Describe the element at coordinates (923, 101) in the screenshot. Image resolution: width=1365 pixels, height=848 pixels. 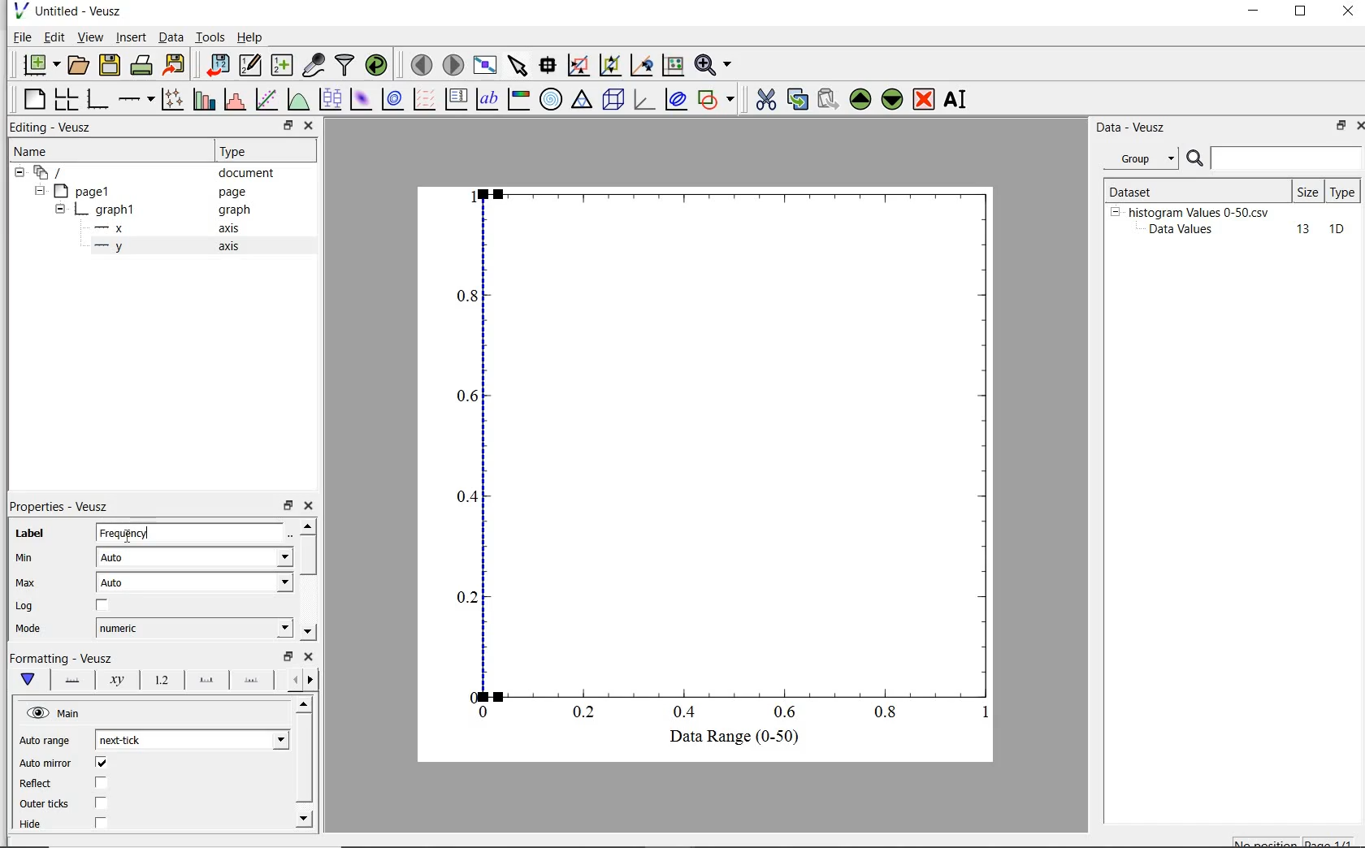
I see `remove the selected widget` at that location.